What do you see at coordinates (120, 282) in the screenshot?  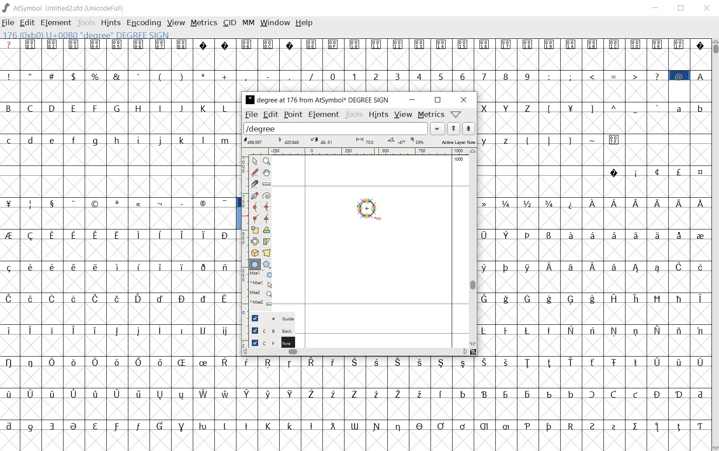 I see `empty glyph slots` at bounding box center [120, 282].